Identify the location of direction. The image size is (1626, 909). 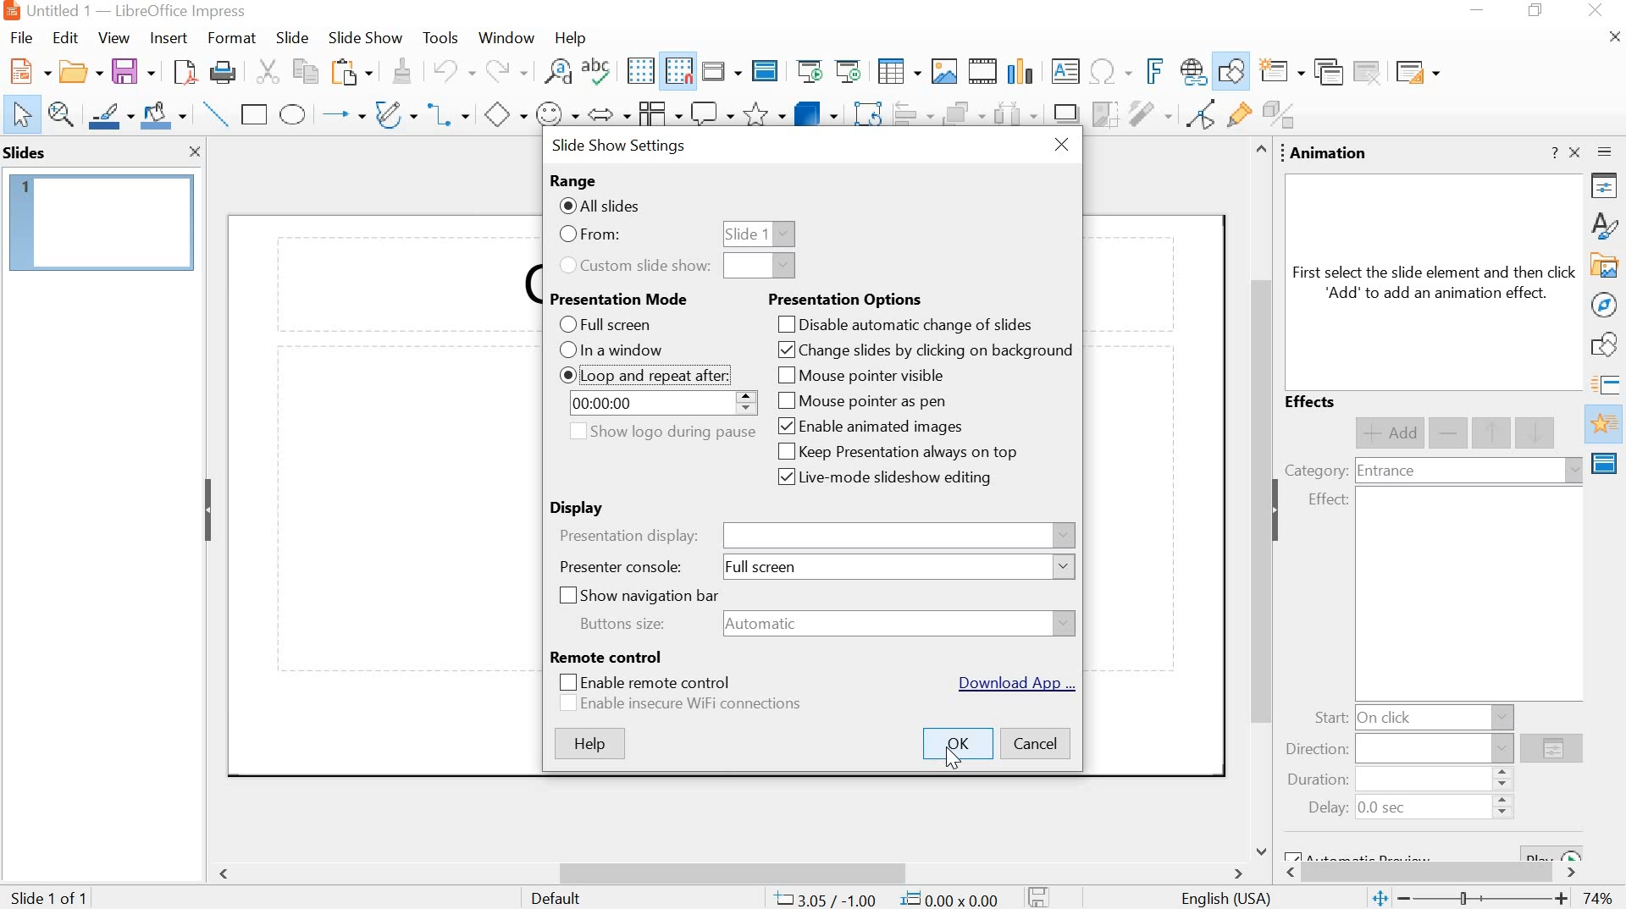
(1318, 750).